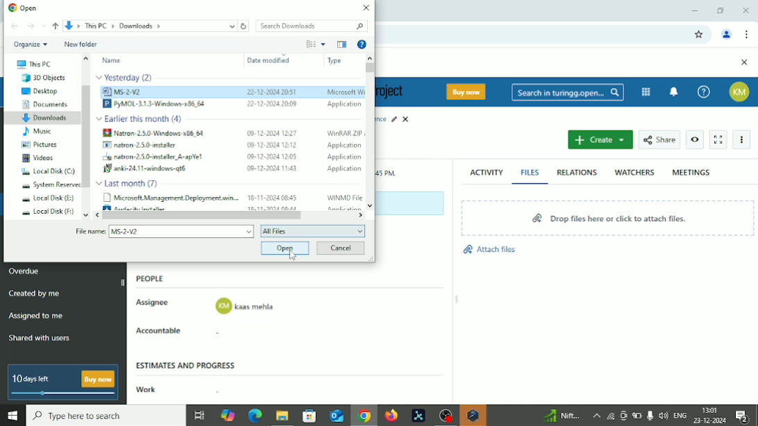 The height and width of the screenshot is (426, 758). I want to click on Help, so click(704, 92).